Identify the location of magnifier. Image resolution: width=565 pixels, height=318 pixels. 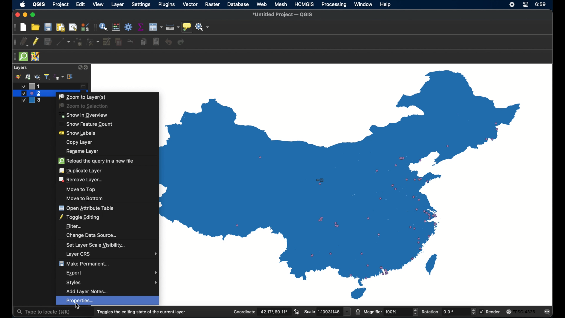
(390, 312).